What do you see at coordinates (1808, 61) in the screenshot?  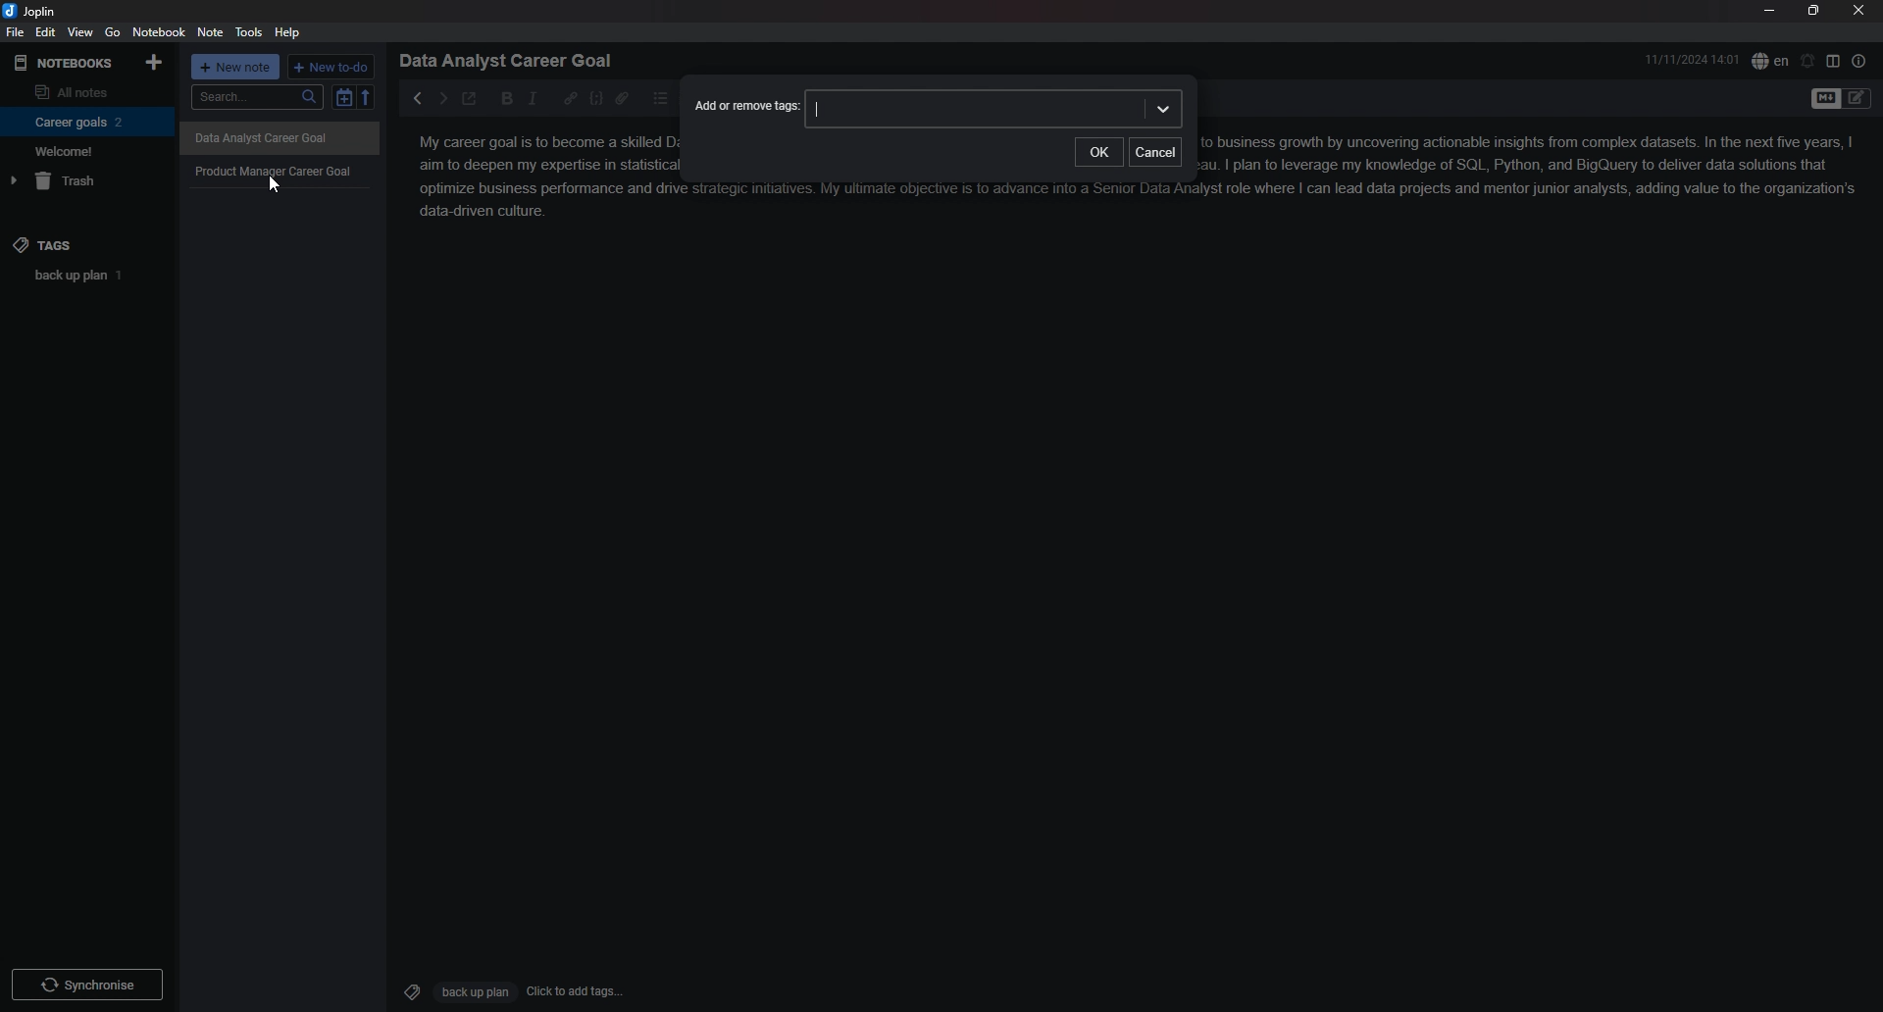 I see `set alarm` at bounding box center [1808, 61].